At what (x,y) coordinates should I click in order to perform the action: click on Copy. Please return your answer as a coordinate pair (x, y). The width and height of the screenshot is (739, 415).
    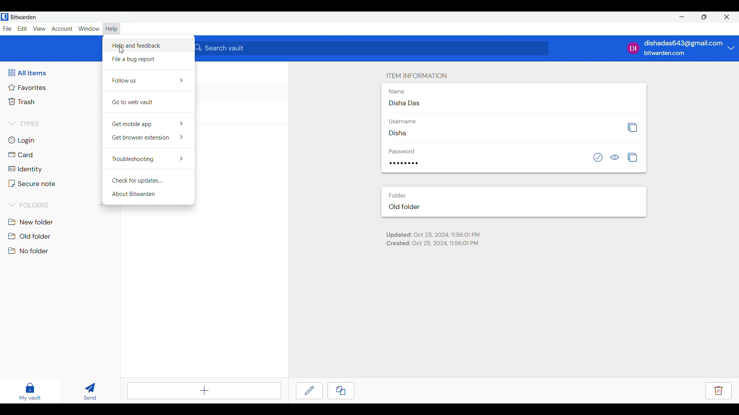
    Looking at the image, I should click on (341, 391).